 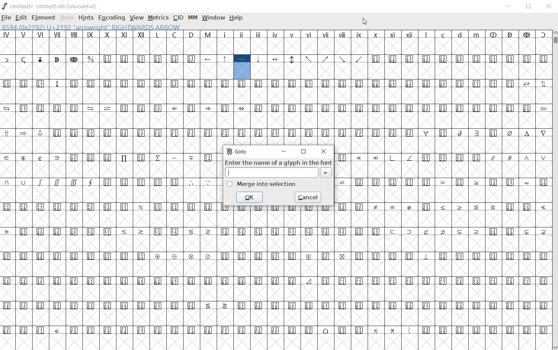 What do you see at coordinates (385, 79) in the screenshot?
I see `Glyph characters` at bounding box center [385, 79].